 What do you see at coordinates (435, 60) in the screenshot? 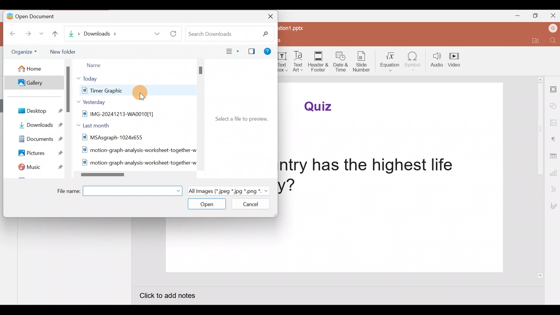
I see `Audio` at bounding box center [435, 60].